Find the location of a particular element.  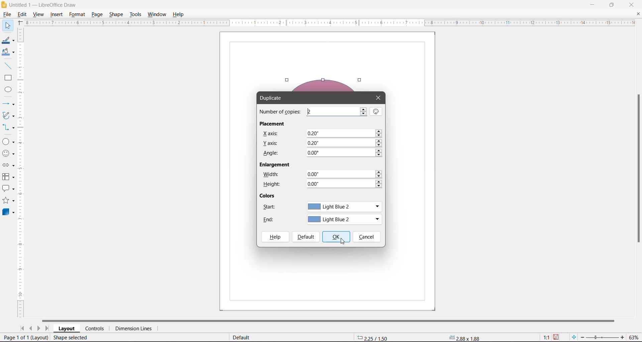

Tools is located at coordinates (135, 15).